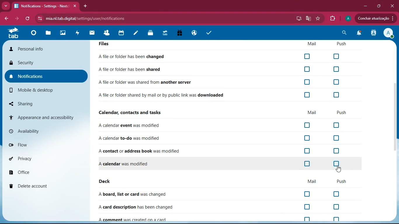  What do you see at coordinates (195, 33) in the screenshot?
I see `public` at bounding box center [195, 33].